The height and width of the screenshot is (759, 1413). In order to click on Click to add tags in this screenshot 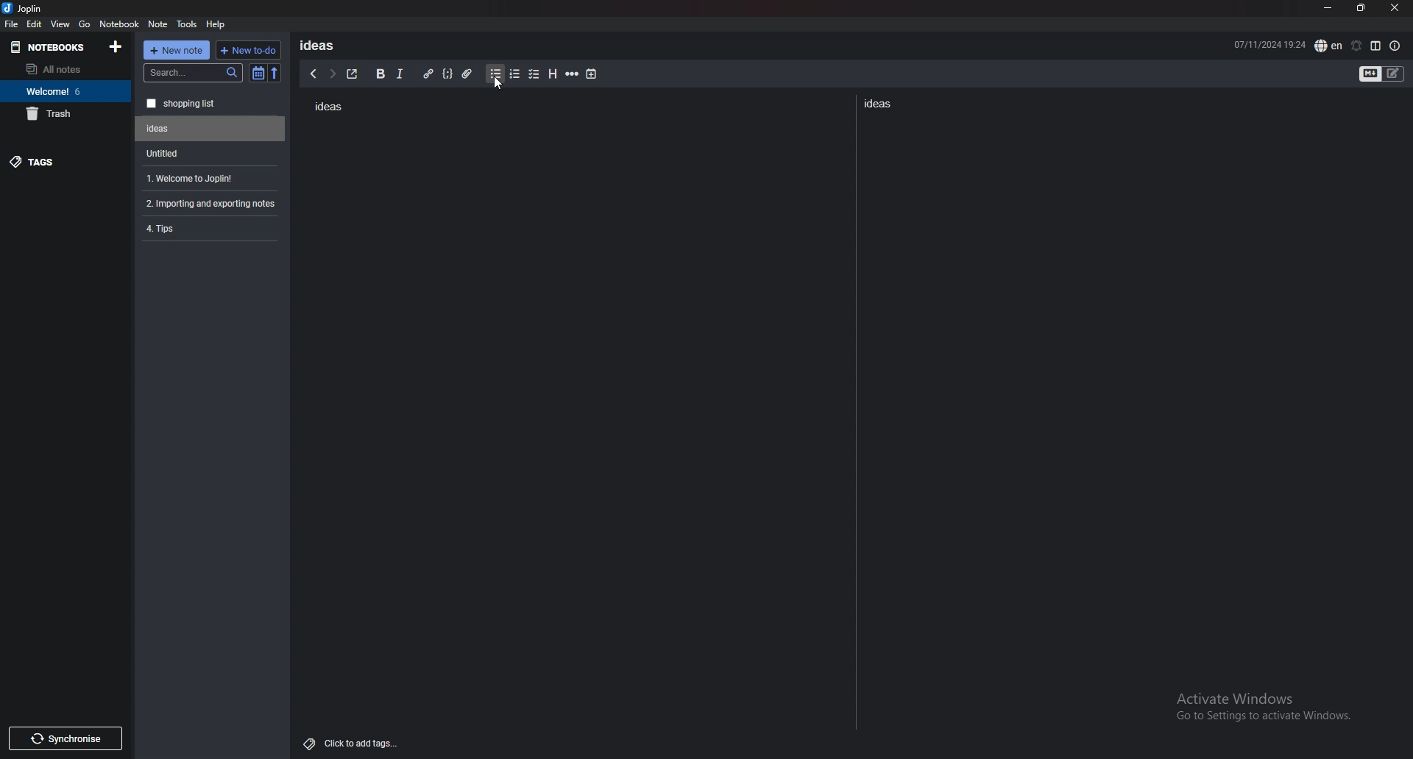, I will do `click(354, 740)`.